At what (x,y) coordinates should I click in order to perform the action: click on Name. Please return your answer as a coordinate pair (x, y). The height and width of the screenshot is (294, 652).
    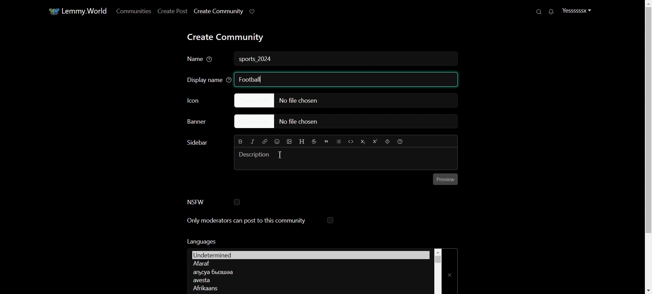
    Looking at the image, I should click on (201, 60).